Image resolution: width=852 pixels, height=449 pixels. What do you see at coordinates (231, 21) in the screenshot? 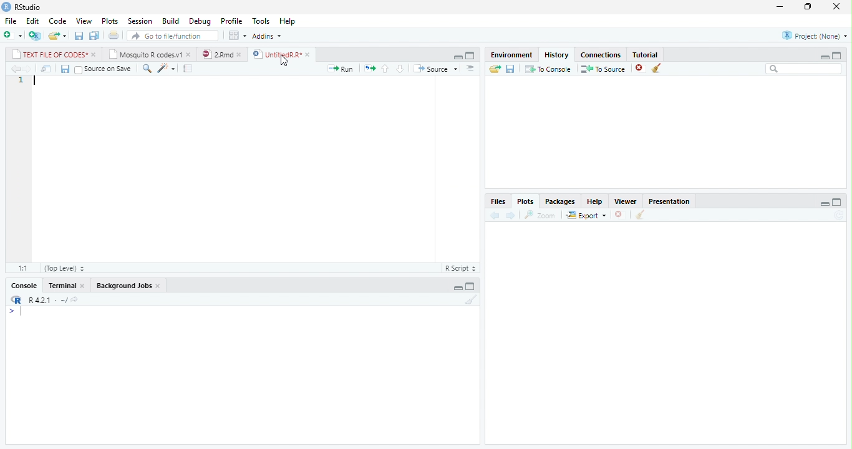
I see `Profile` at bounding box center [231, 21].